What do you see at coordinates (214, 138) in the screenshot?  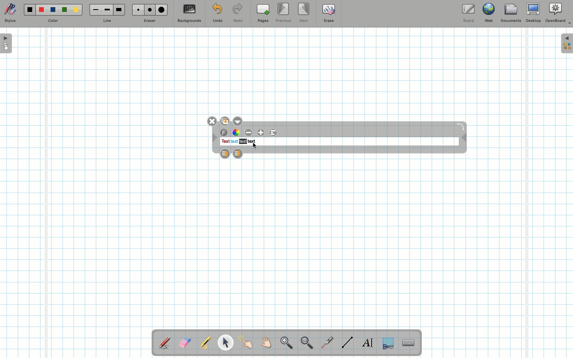 I see `Move` at bounding box center [214, 138].